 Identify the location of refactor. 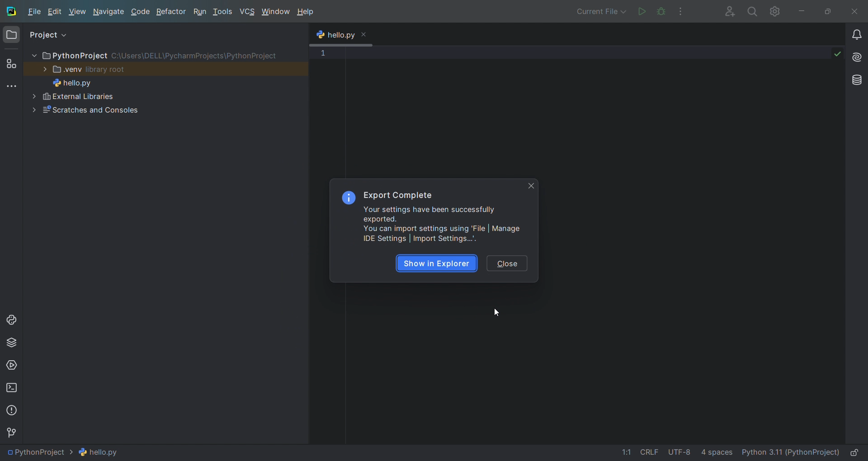
(171, 12).